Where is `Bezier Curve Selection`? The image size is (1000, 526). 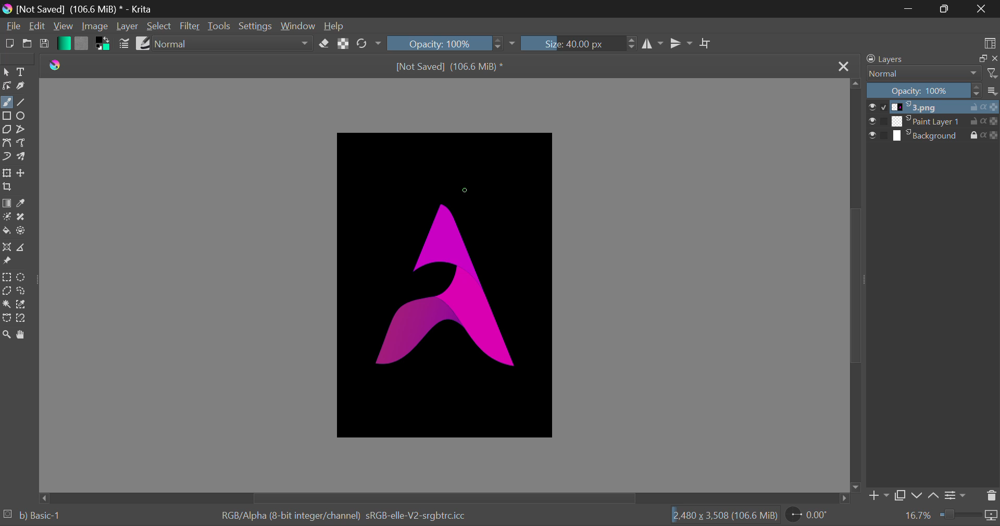 Bezier Curve Selection is located at coordinates (7, 318).